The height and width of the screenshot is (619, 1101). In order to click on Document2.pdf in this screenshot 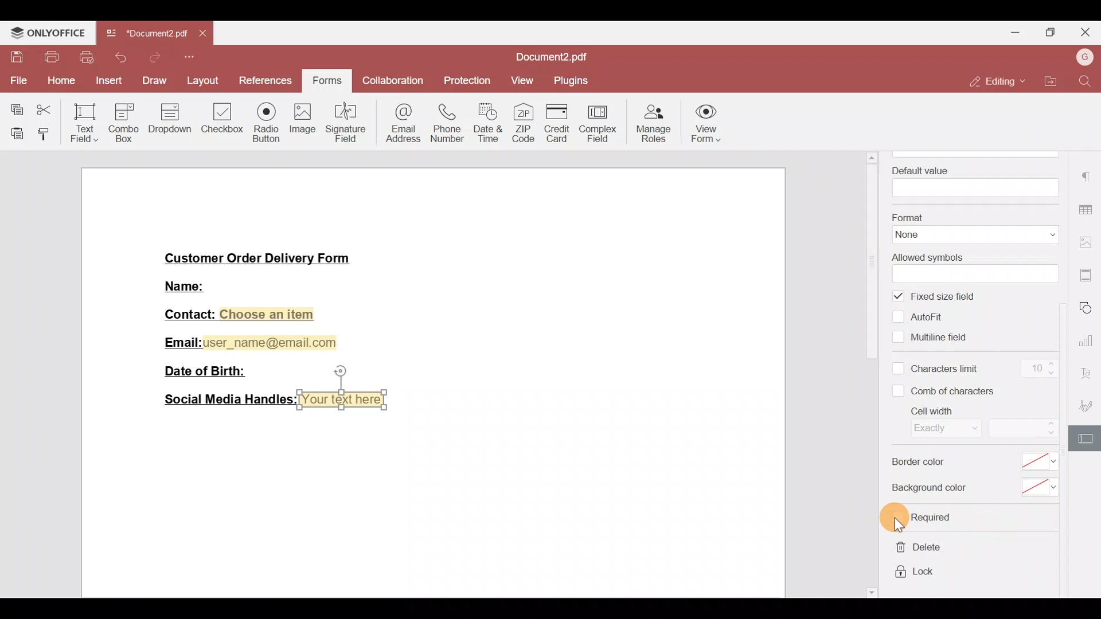, I will do `click(557, 57)`.